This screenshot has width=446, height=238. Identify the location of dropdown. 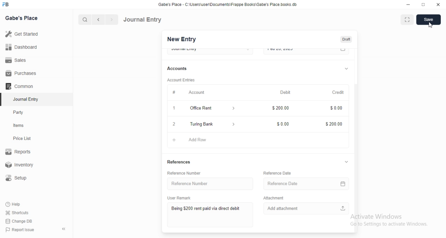
(346, 68).